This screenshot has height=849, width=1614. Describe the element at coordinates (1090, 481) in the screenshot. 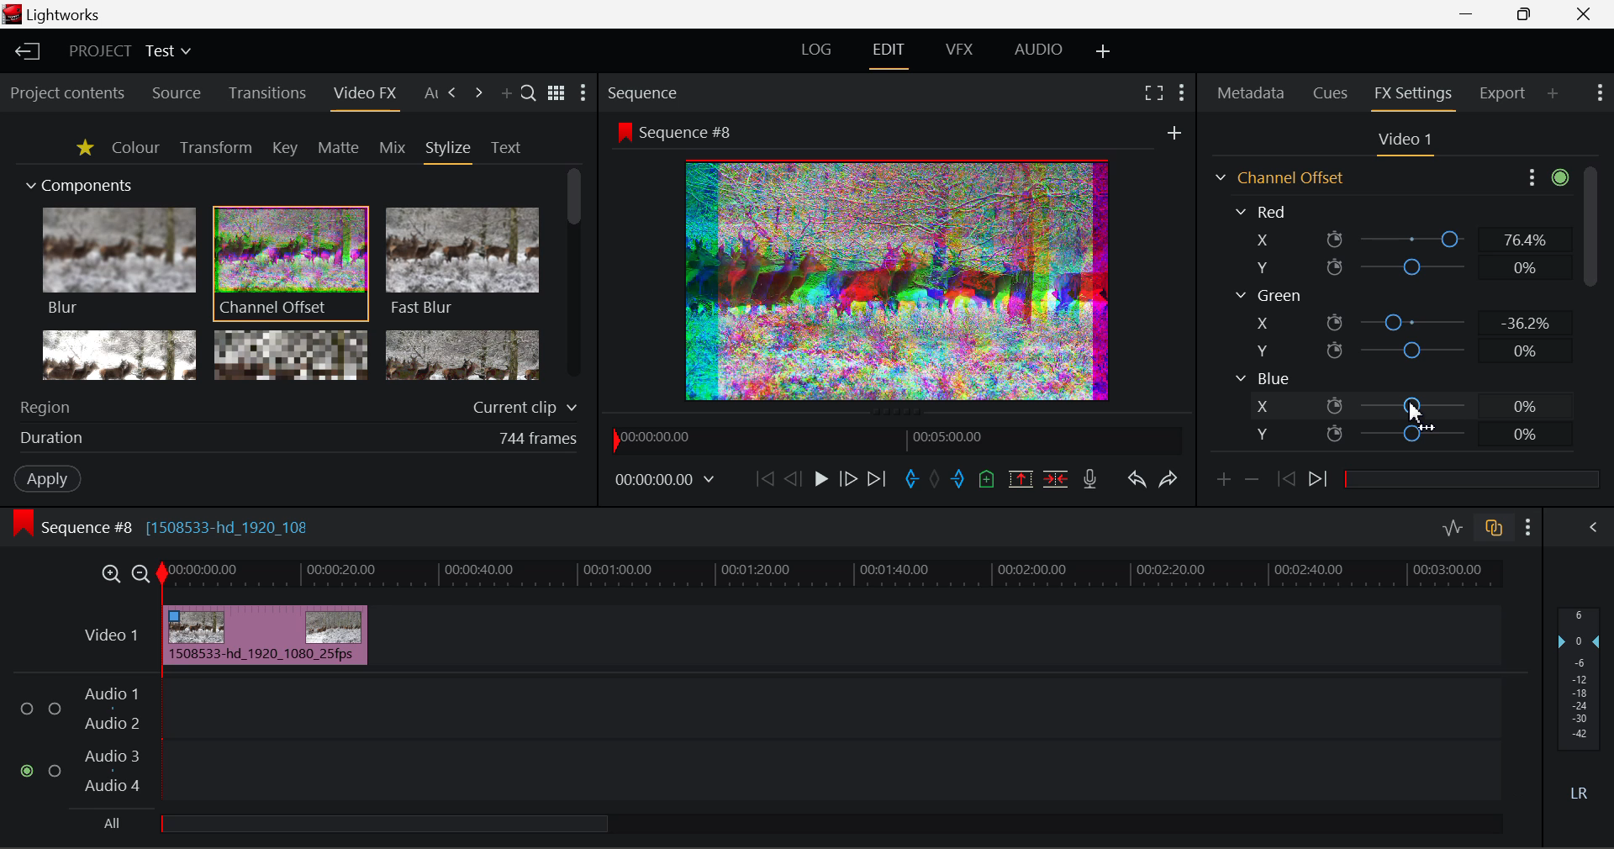

I see `Record Voiceover` at that location.